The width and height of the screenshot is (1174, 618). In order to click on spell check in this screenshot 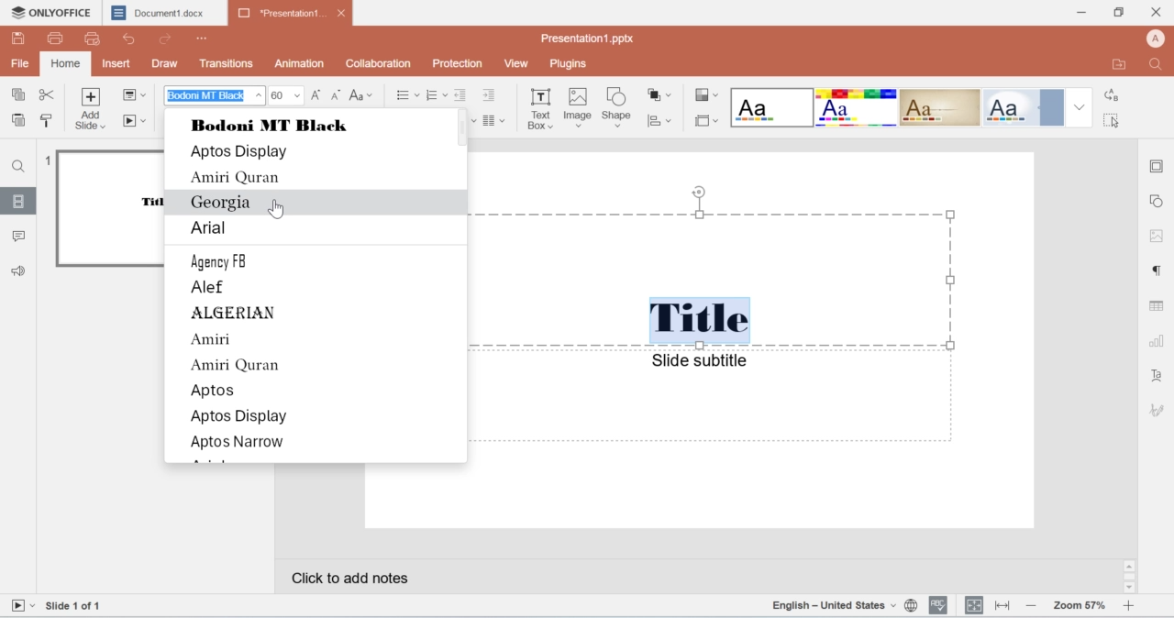, I will do `click(938, 606)`.